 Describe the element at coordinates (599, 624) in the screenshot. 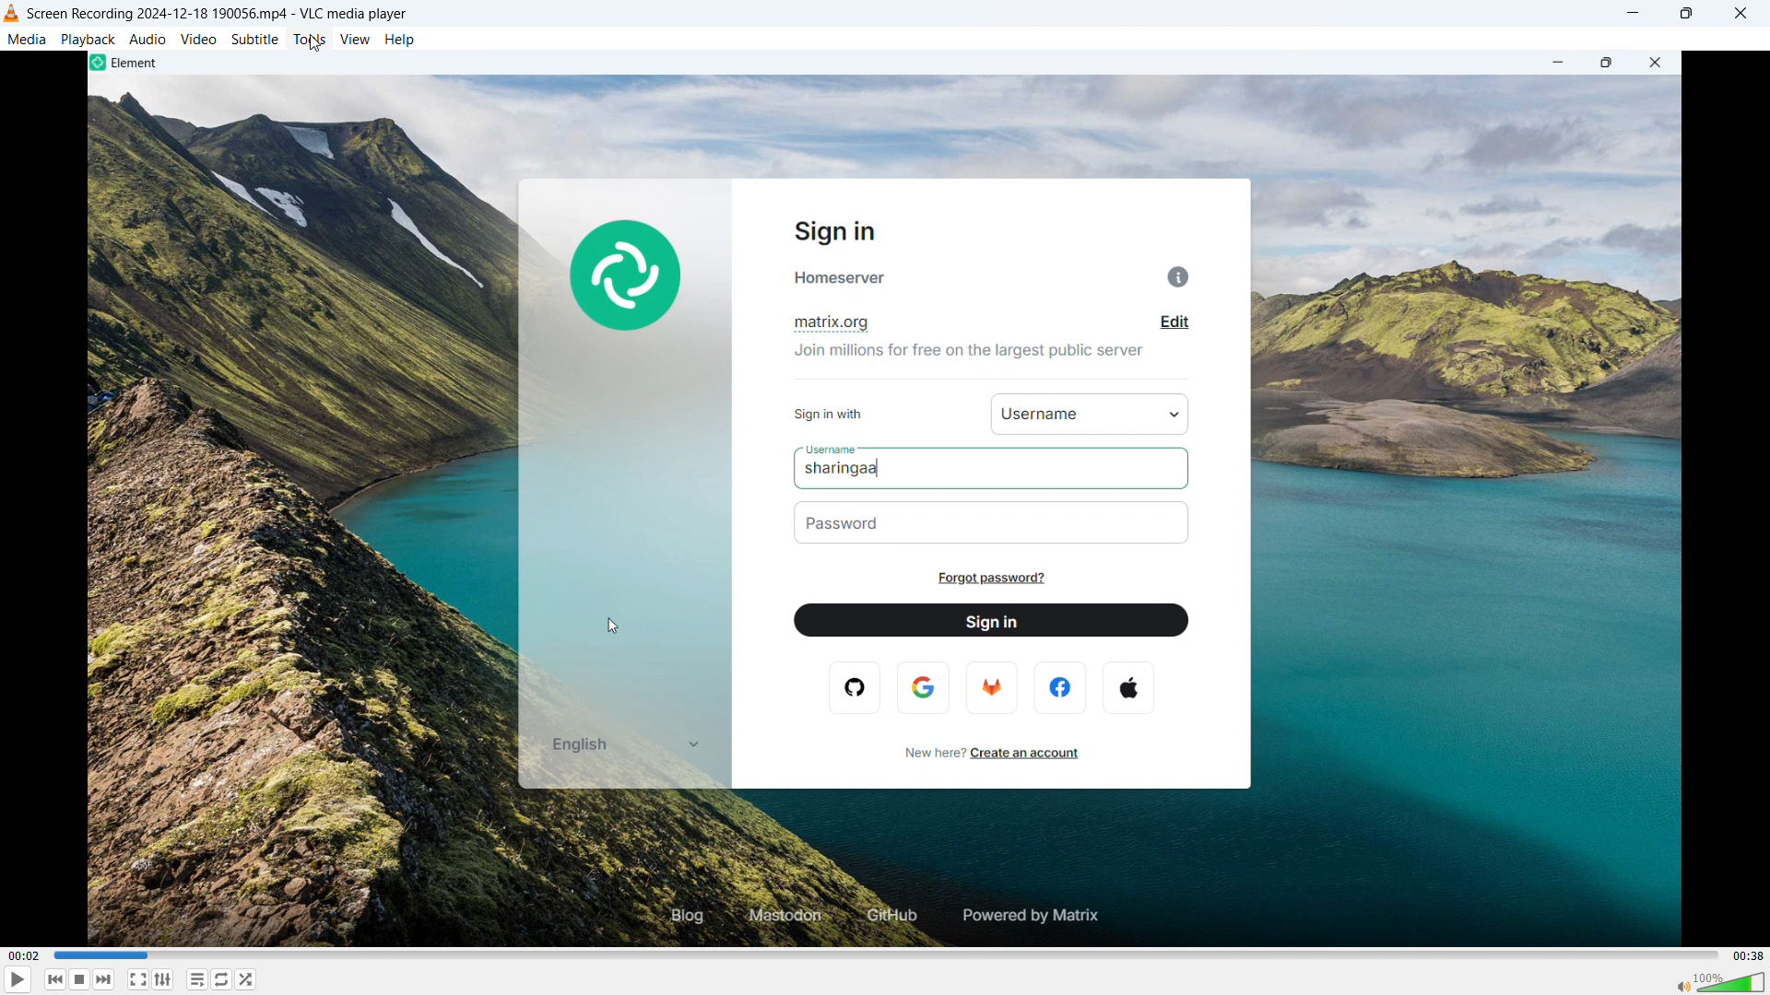

I see `cursor movement` at that location.